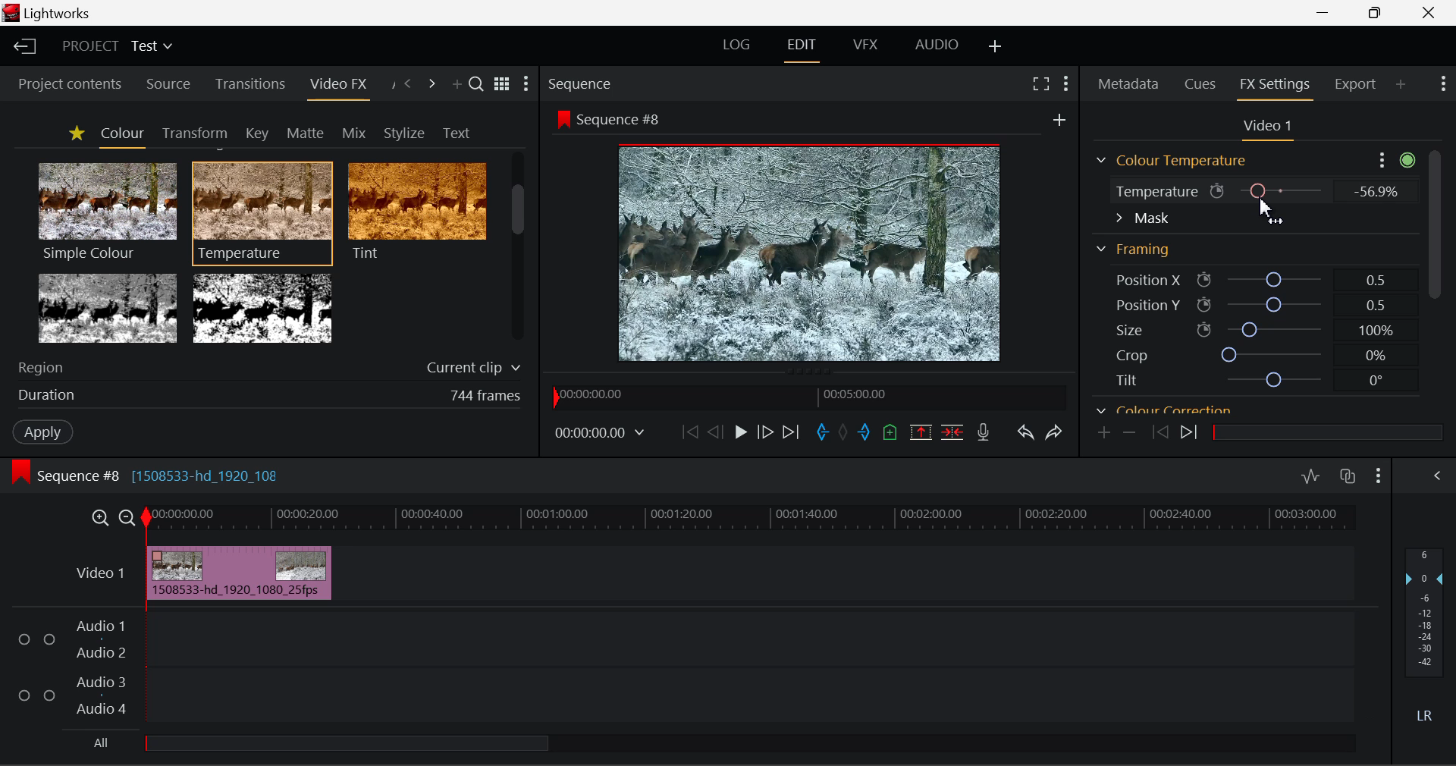  What do you see at coordinates (821, 433) in the screenshot?
I see `Mark In` at bounding box center [821, 433].